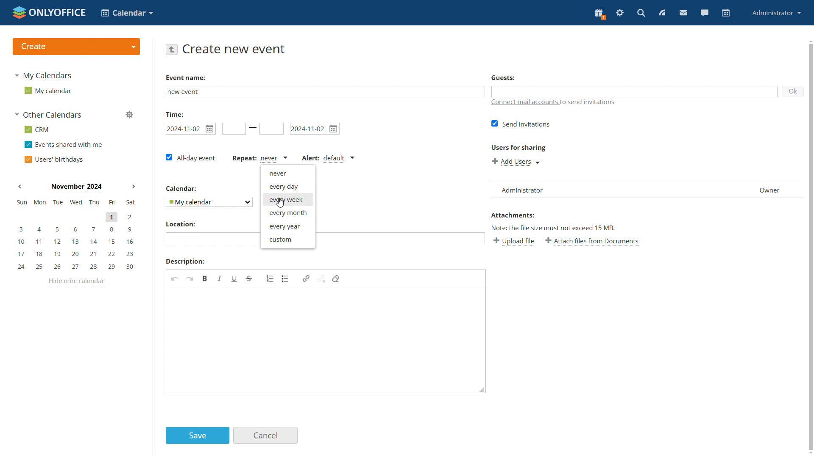 The image size is (814, 457). I want to click on edit description, so click(327, 340).